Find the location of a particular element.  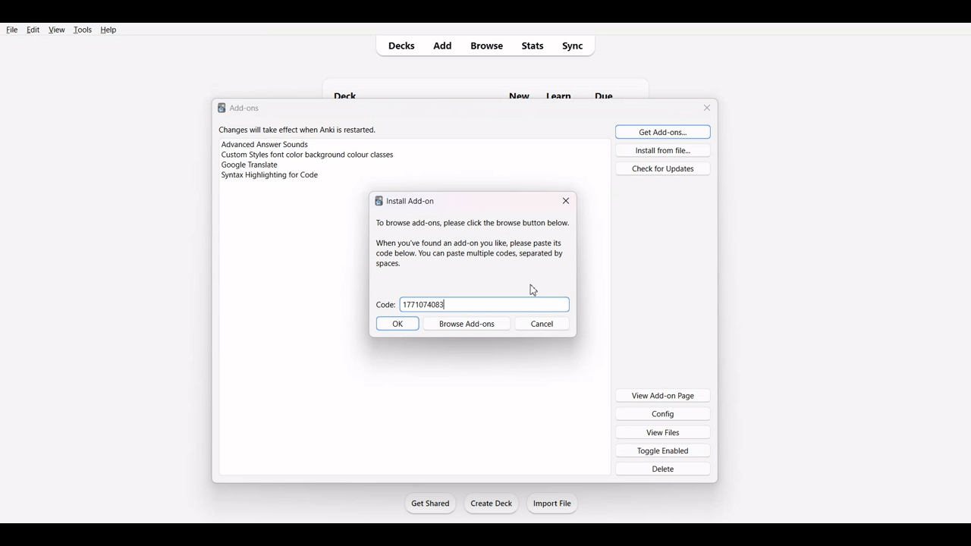

Close is located at coordinates (566, 201).